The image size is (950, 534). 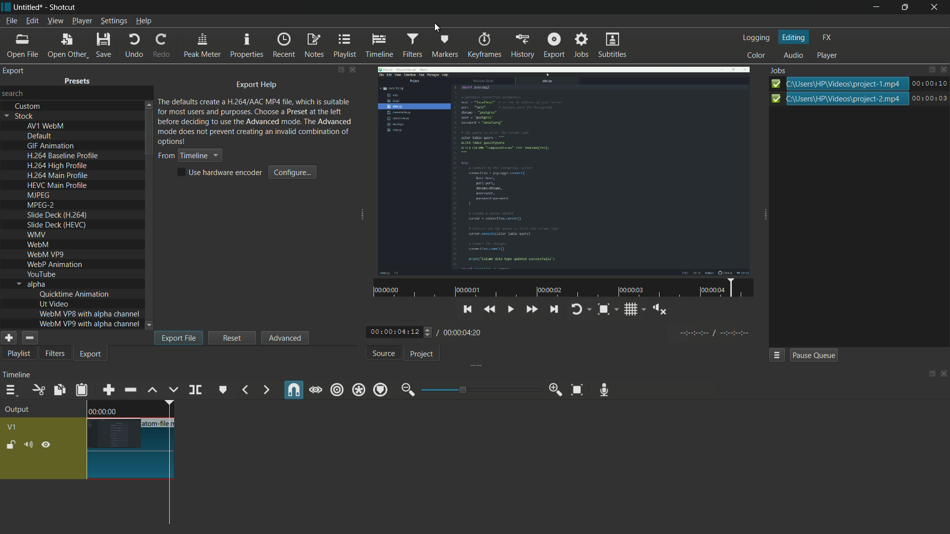 I want to click on previous marker, so click(x=244, y=391).